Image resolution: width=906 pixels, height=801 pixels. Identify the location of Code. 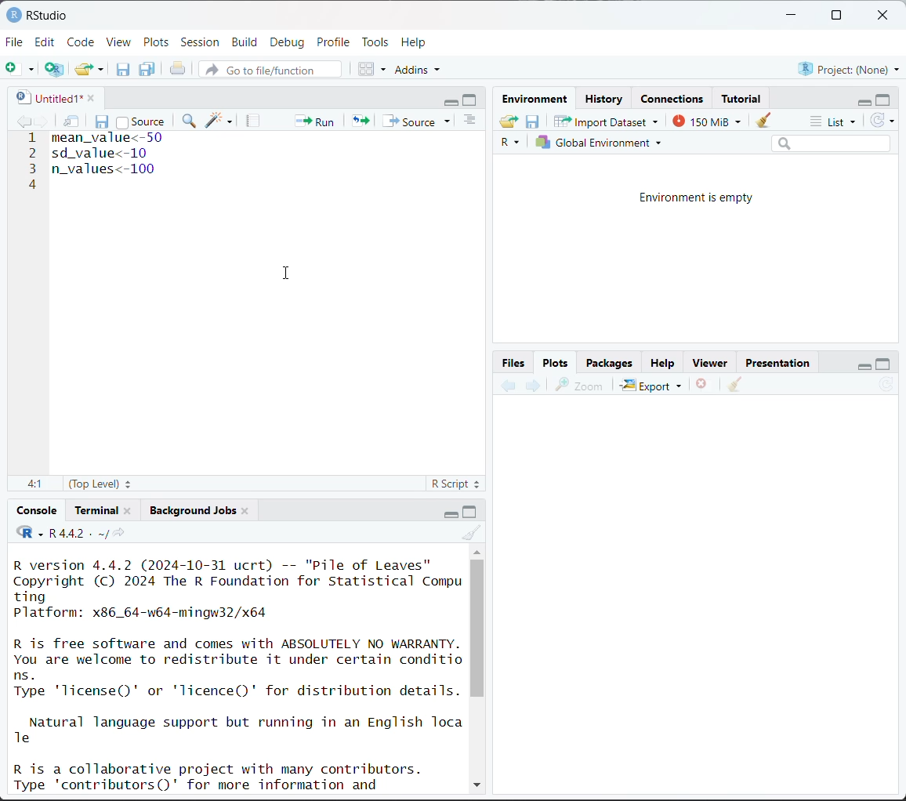
(82, 41).